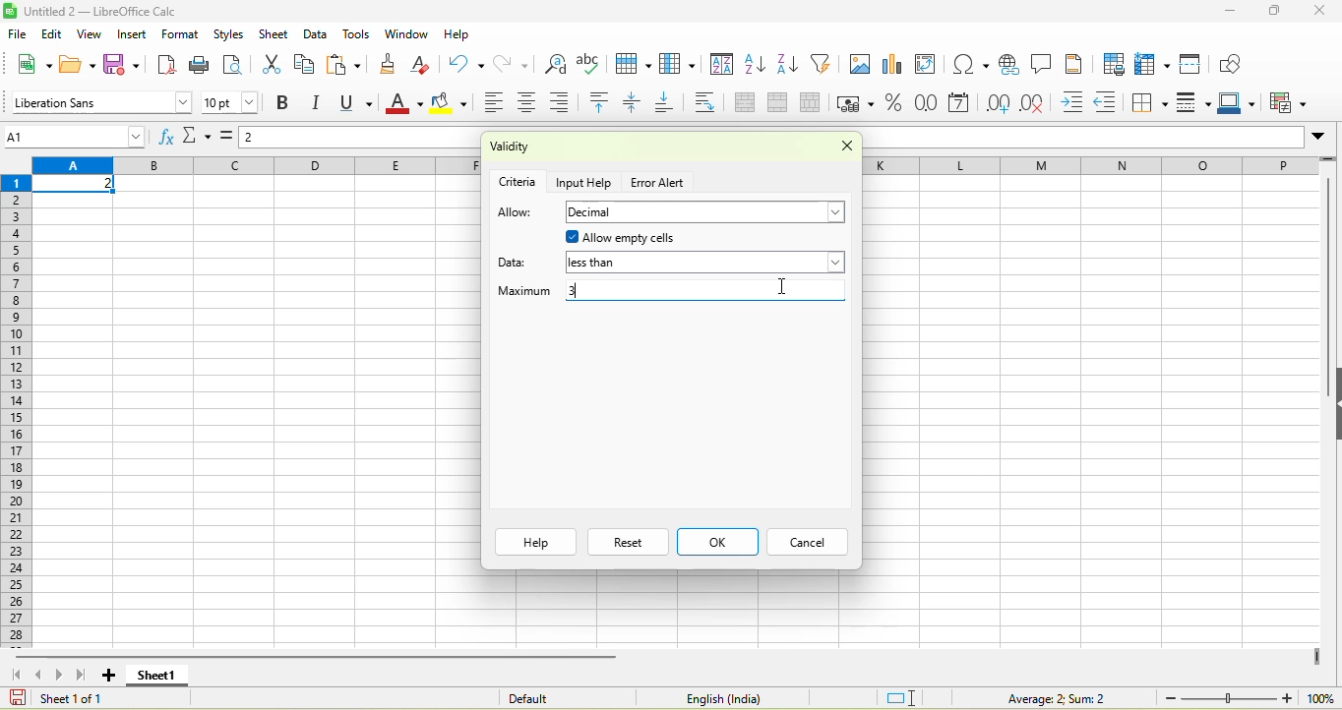  Describe the element at coordinates (1317, 657) in the screenshot. I see `drag to view more columns` at that location.